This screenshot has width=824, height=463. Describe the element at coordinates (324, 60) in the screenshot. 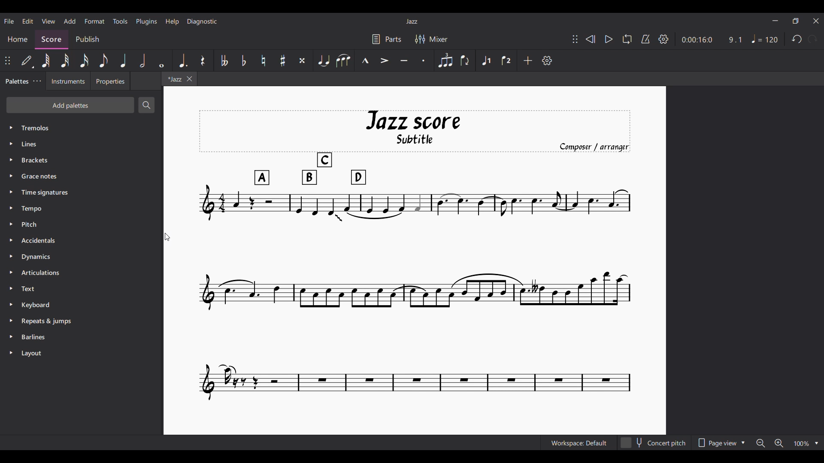

I see `Tie` at that location.